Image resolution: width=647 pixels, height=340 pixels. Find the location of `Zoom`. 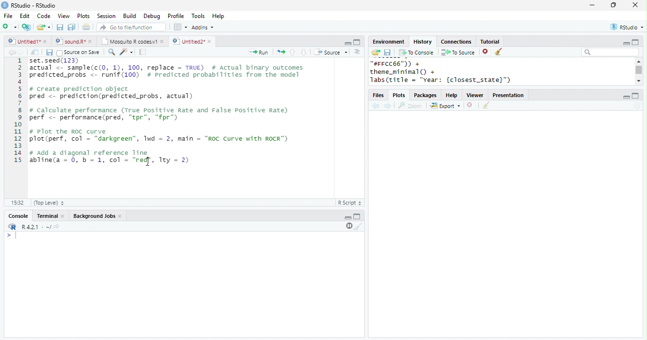

Zoom is located at coordinates (410, 106).